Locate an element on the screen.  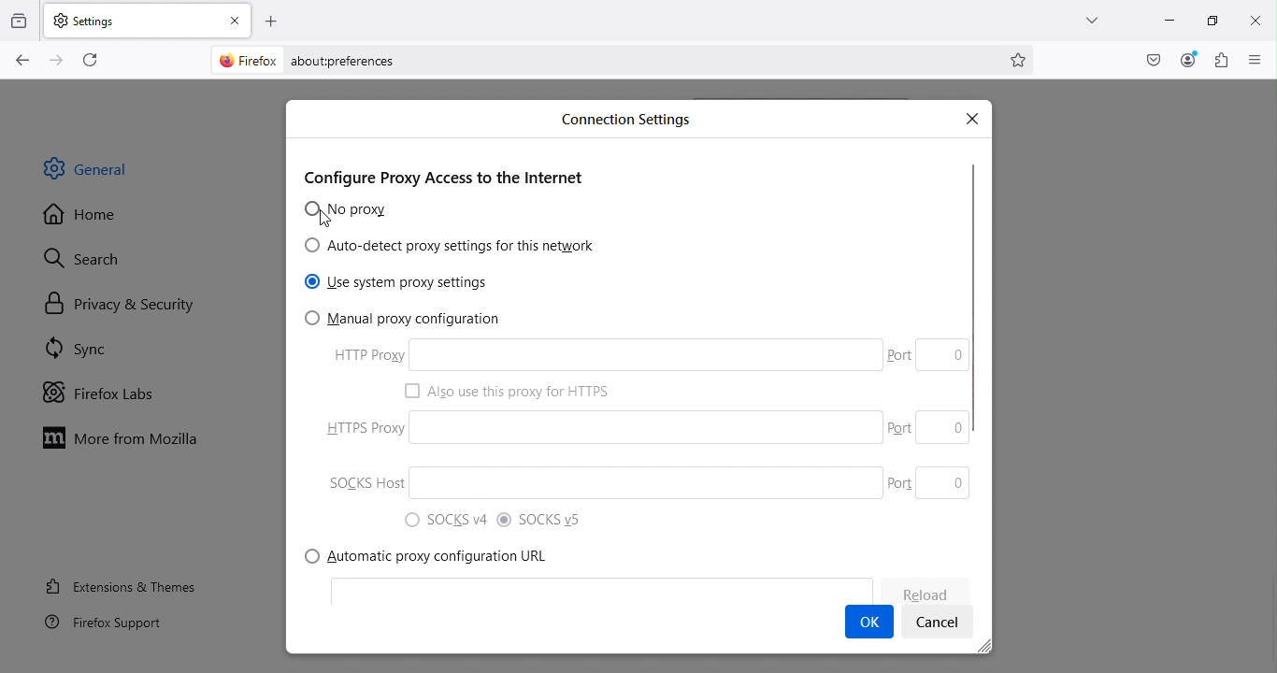
OK is located at coordinates (870, 623).